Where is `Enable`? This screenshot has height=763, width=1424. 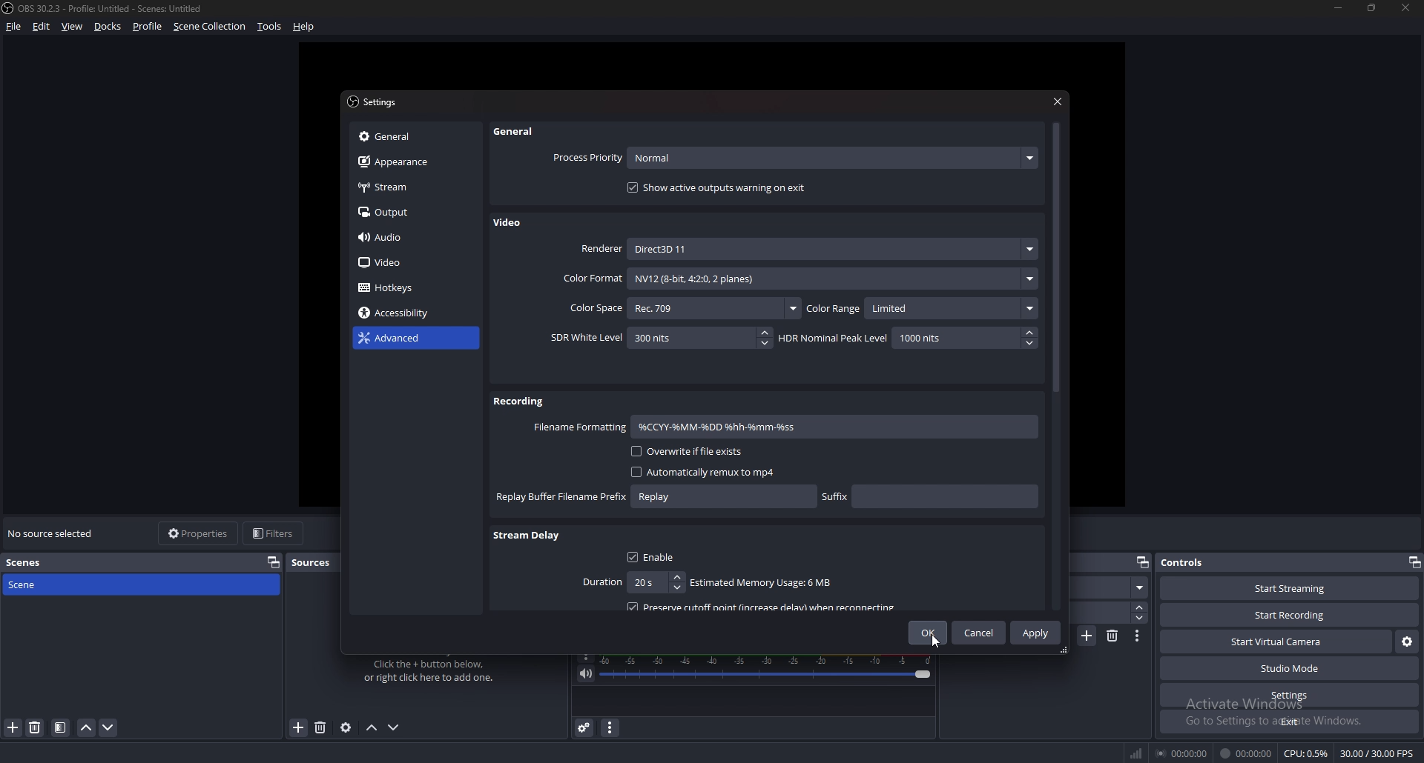 Enable is located at coordinates (656, 529).